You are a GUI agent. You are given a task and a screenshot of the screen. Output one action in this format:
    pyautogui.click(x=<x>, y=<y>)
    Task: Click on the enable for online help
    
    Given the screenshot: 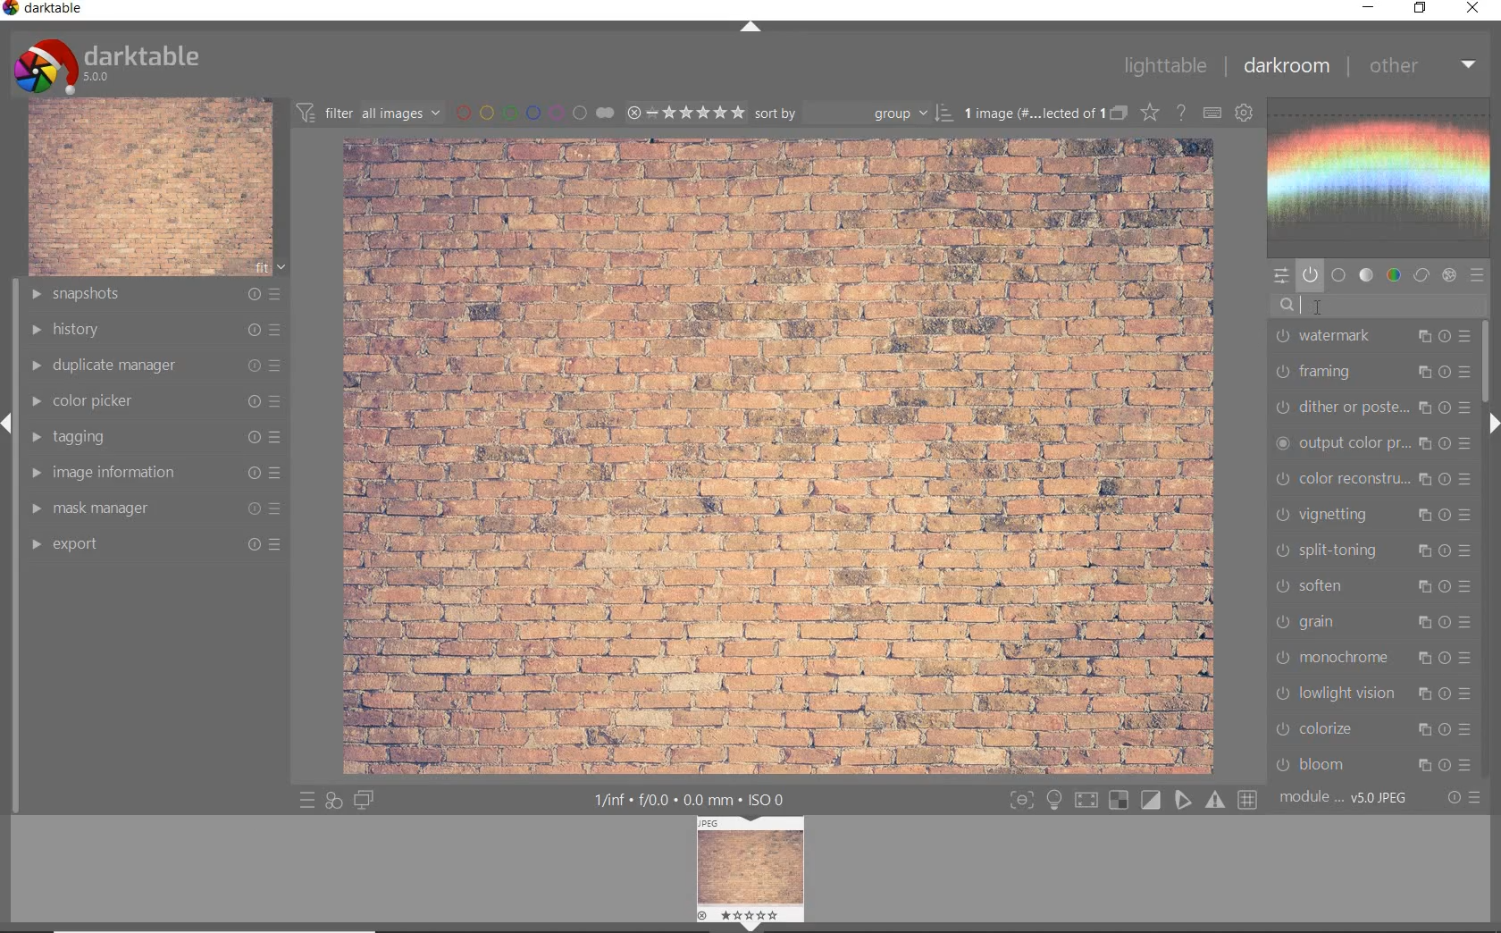 What is the action you would take?
    pyautogui.click(x=1180, y=114)
    